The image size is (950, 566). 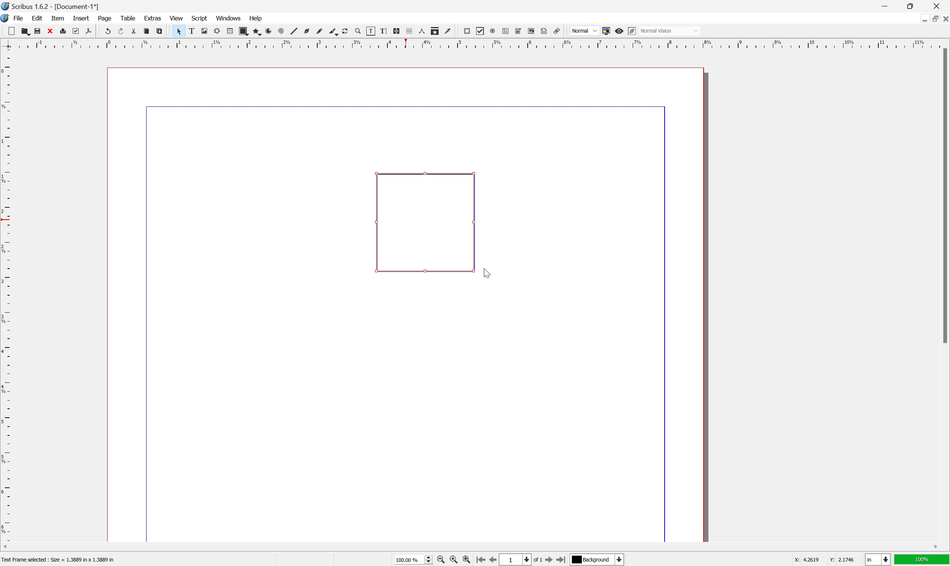 I want to click on polygon, so click(x=256, y=31).